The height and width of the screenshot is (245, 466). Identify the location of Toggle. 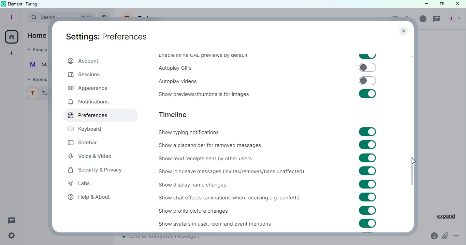
(366, 94).